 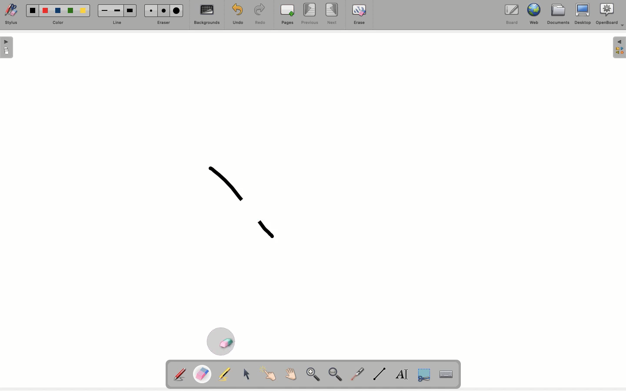 I want to click on Zoom in, so click(x=313, y=375).